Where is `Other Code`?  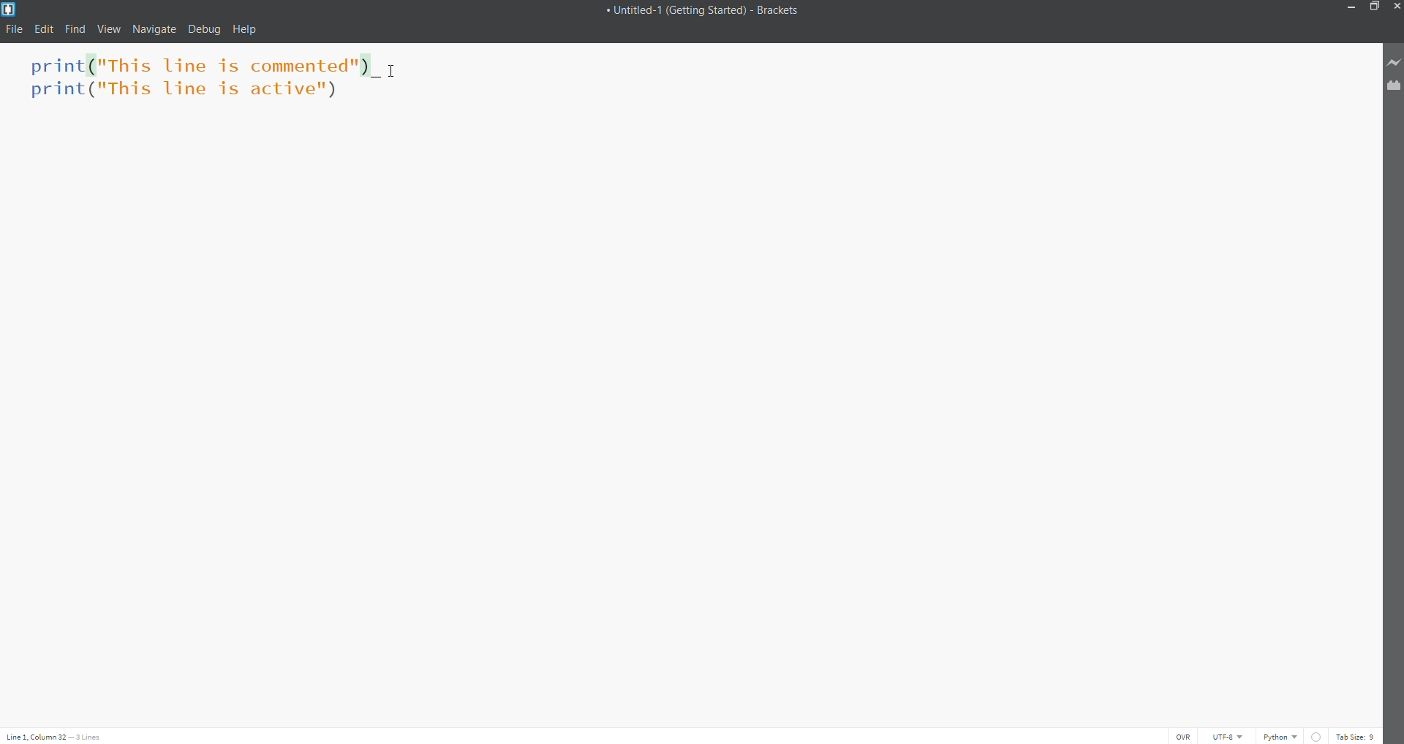 Other Code is located at coordinates (189, 92).